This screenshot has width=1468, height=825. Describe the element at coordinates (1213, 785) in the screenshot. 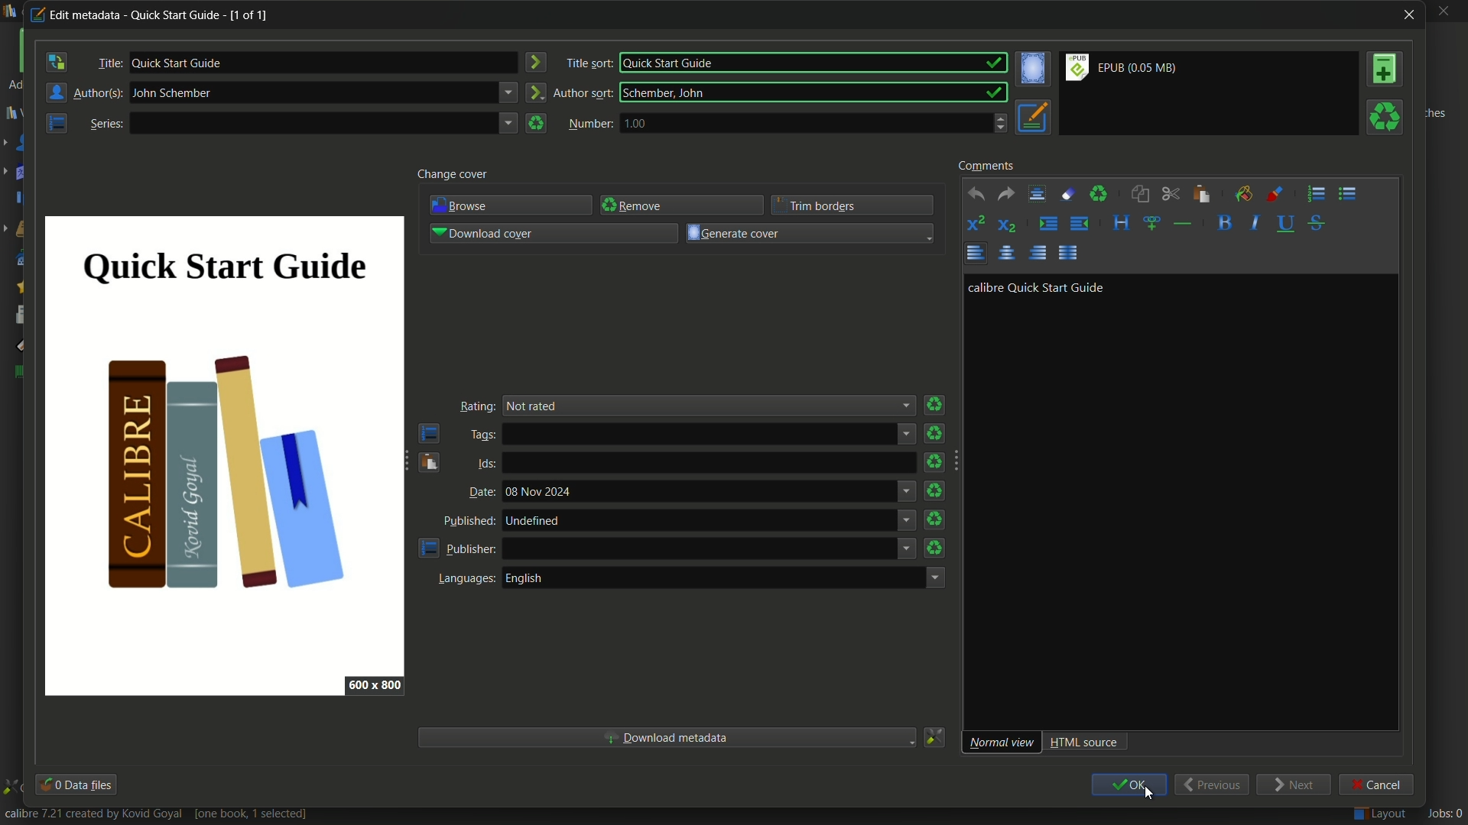

I see `previous` at that location.